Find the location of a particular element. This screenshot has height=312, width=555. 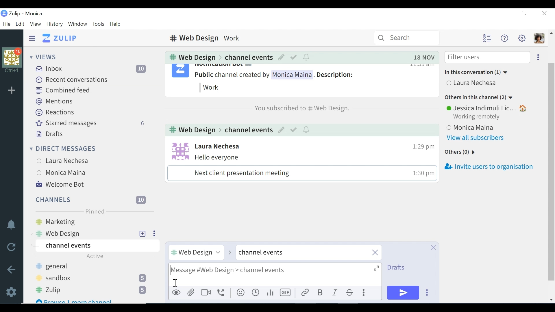

marketing Channel is located at coordinates (96, 222).